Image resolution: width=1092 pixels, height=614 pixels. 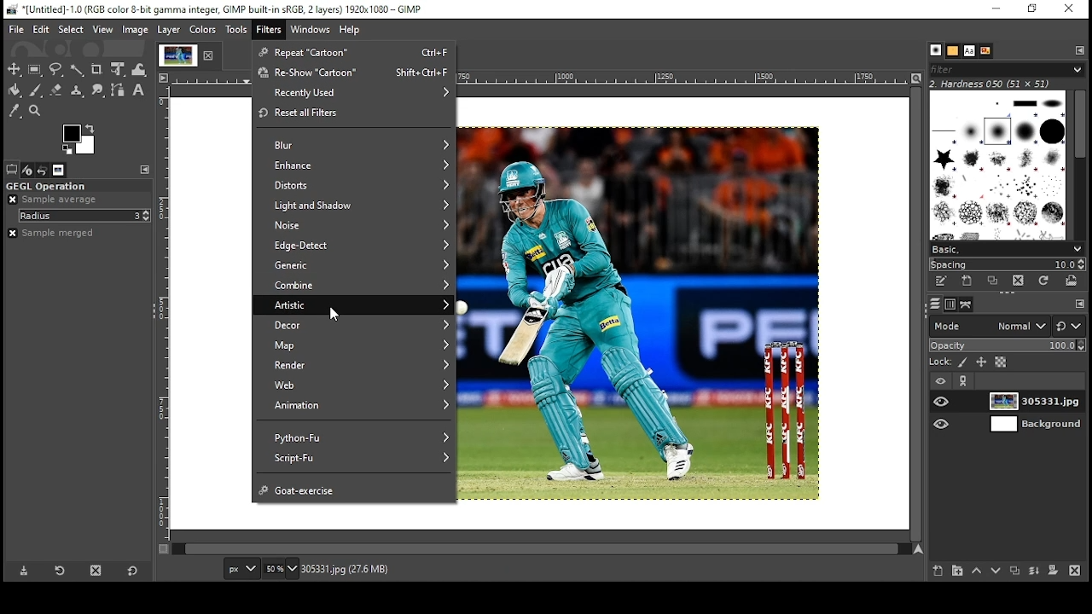 What do you see at coordinates (915, 313) in the screenshot?
I see `scroll bar` at bounding box center [915, 313].